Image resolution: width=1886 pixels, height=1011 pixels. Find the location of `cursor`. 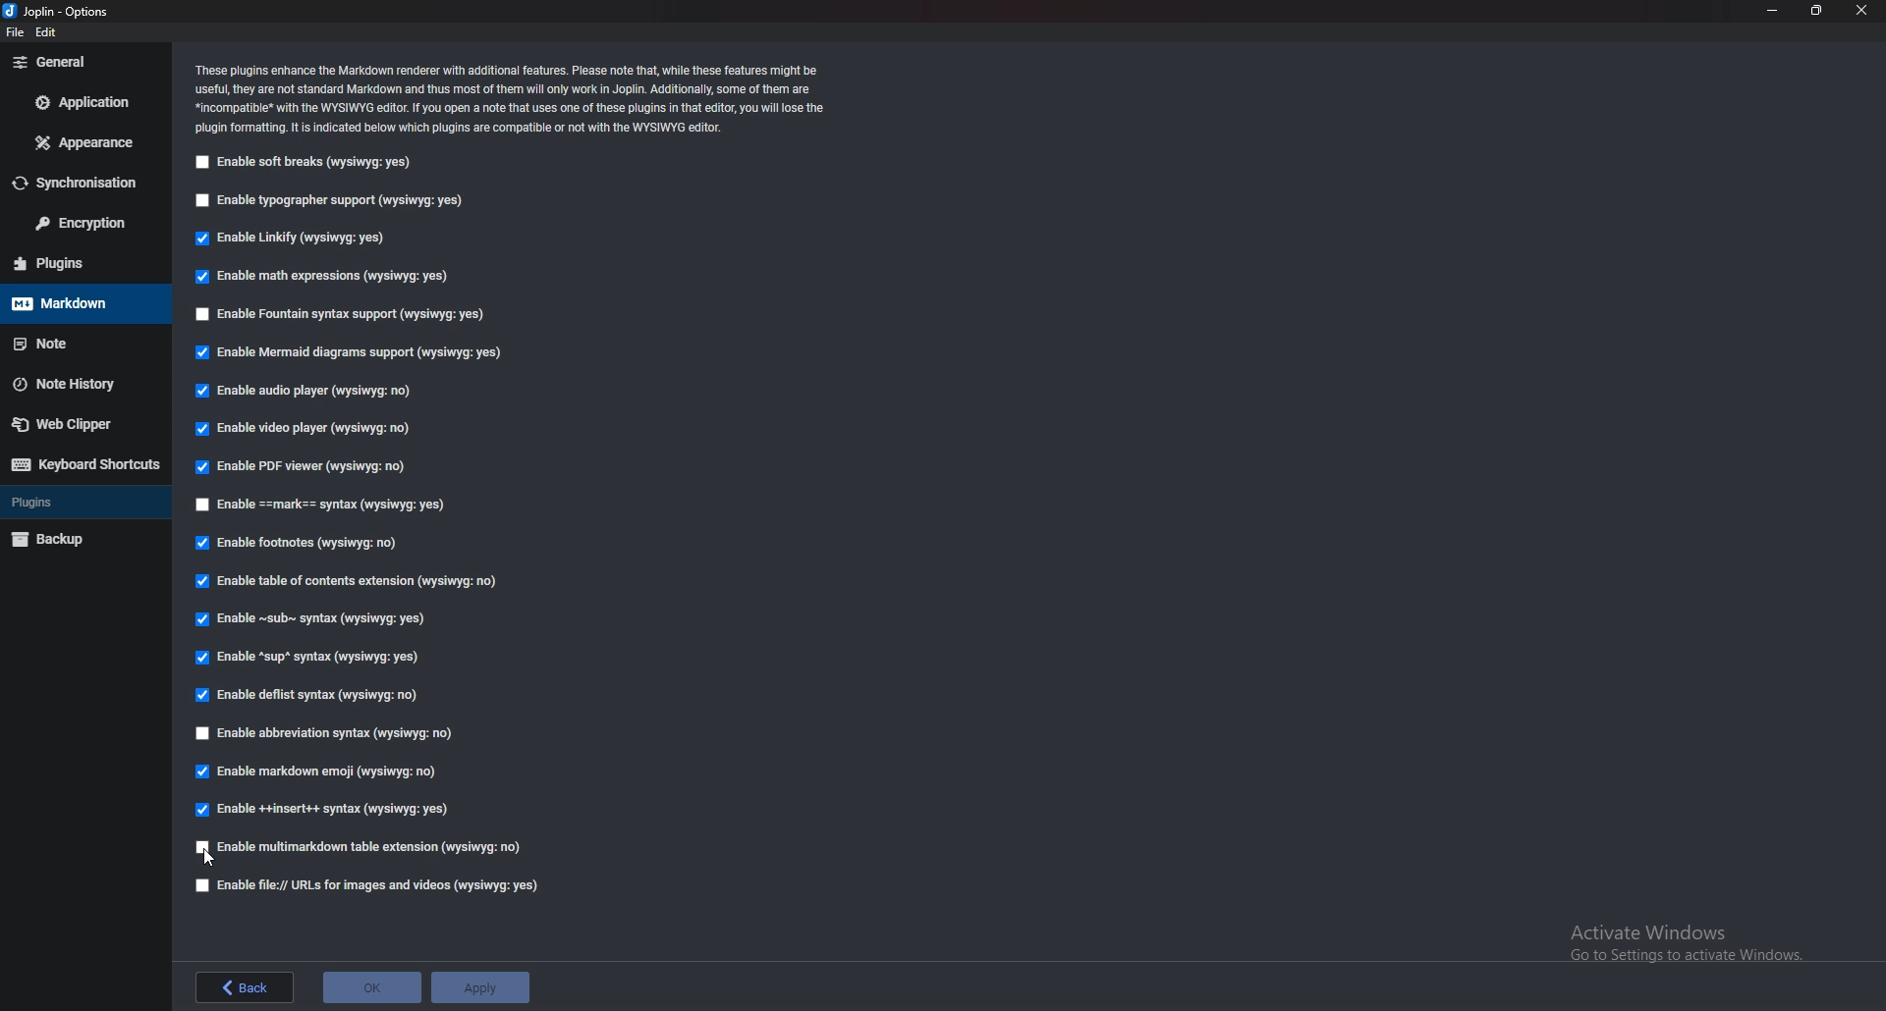

cursor is located at coordinates (212, 857).